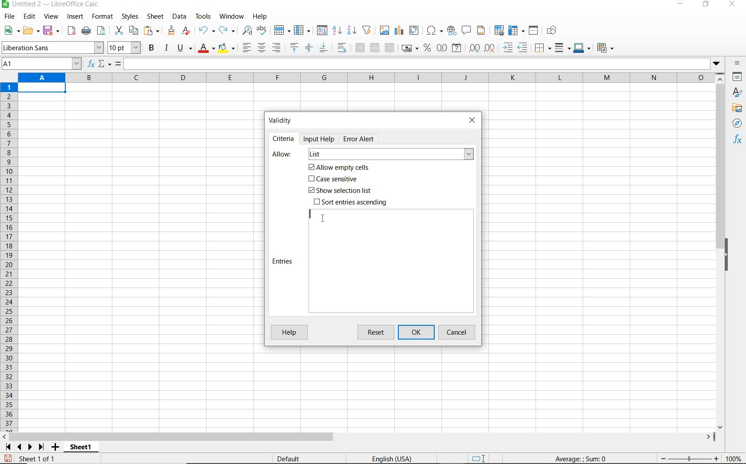 The width and height of the screenshot is (746, 464). Describe the element at coordinates (581, 458) in the screenshot. I see `formula` at that location.